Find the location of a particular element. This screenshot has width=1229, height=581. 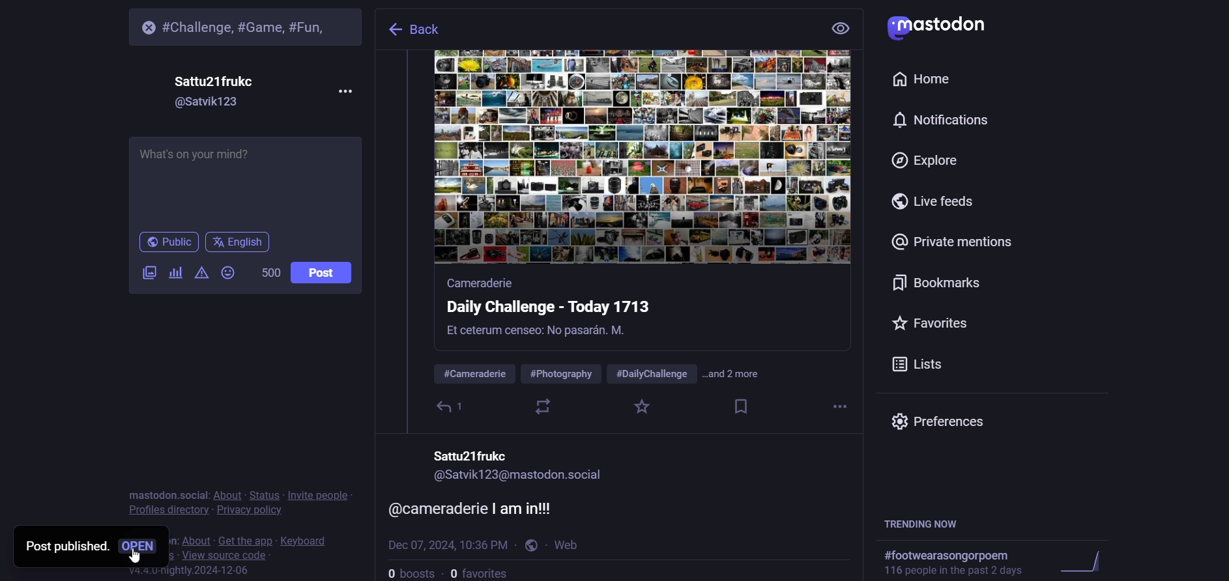

(@Satvik123@mastodon.social is located at coordinates (533, 479).